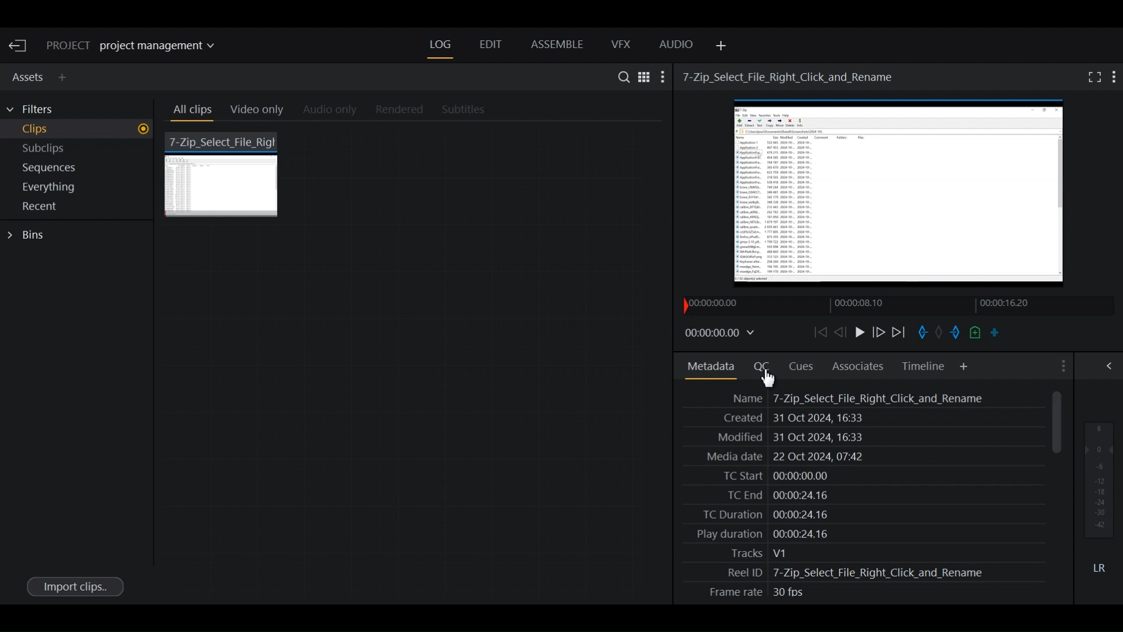 This screenshot has height=632, width=1123. Describe the element at coordinates (1111, 365) in the screenshot. I see `Show/Hide Full Audio mix` at that location.